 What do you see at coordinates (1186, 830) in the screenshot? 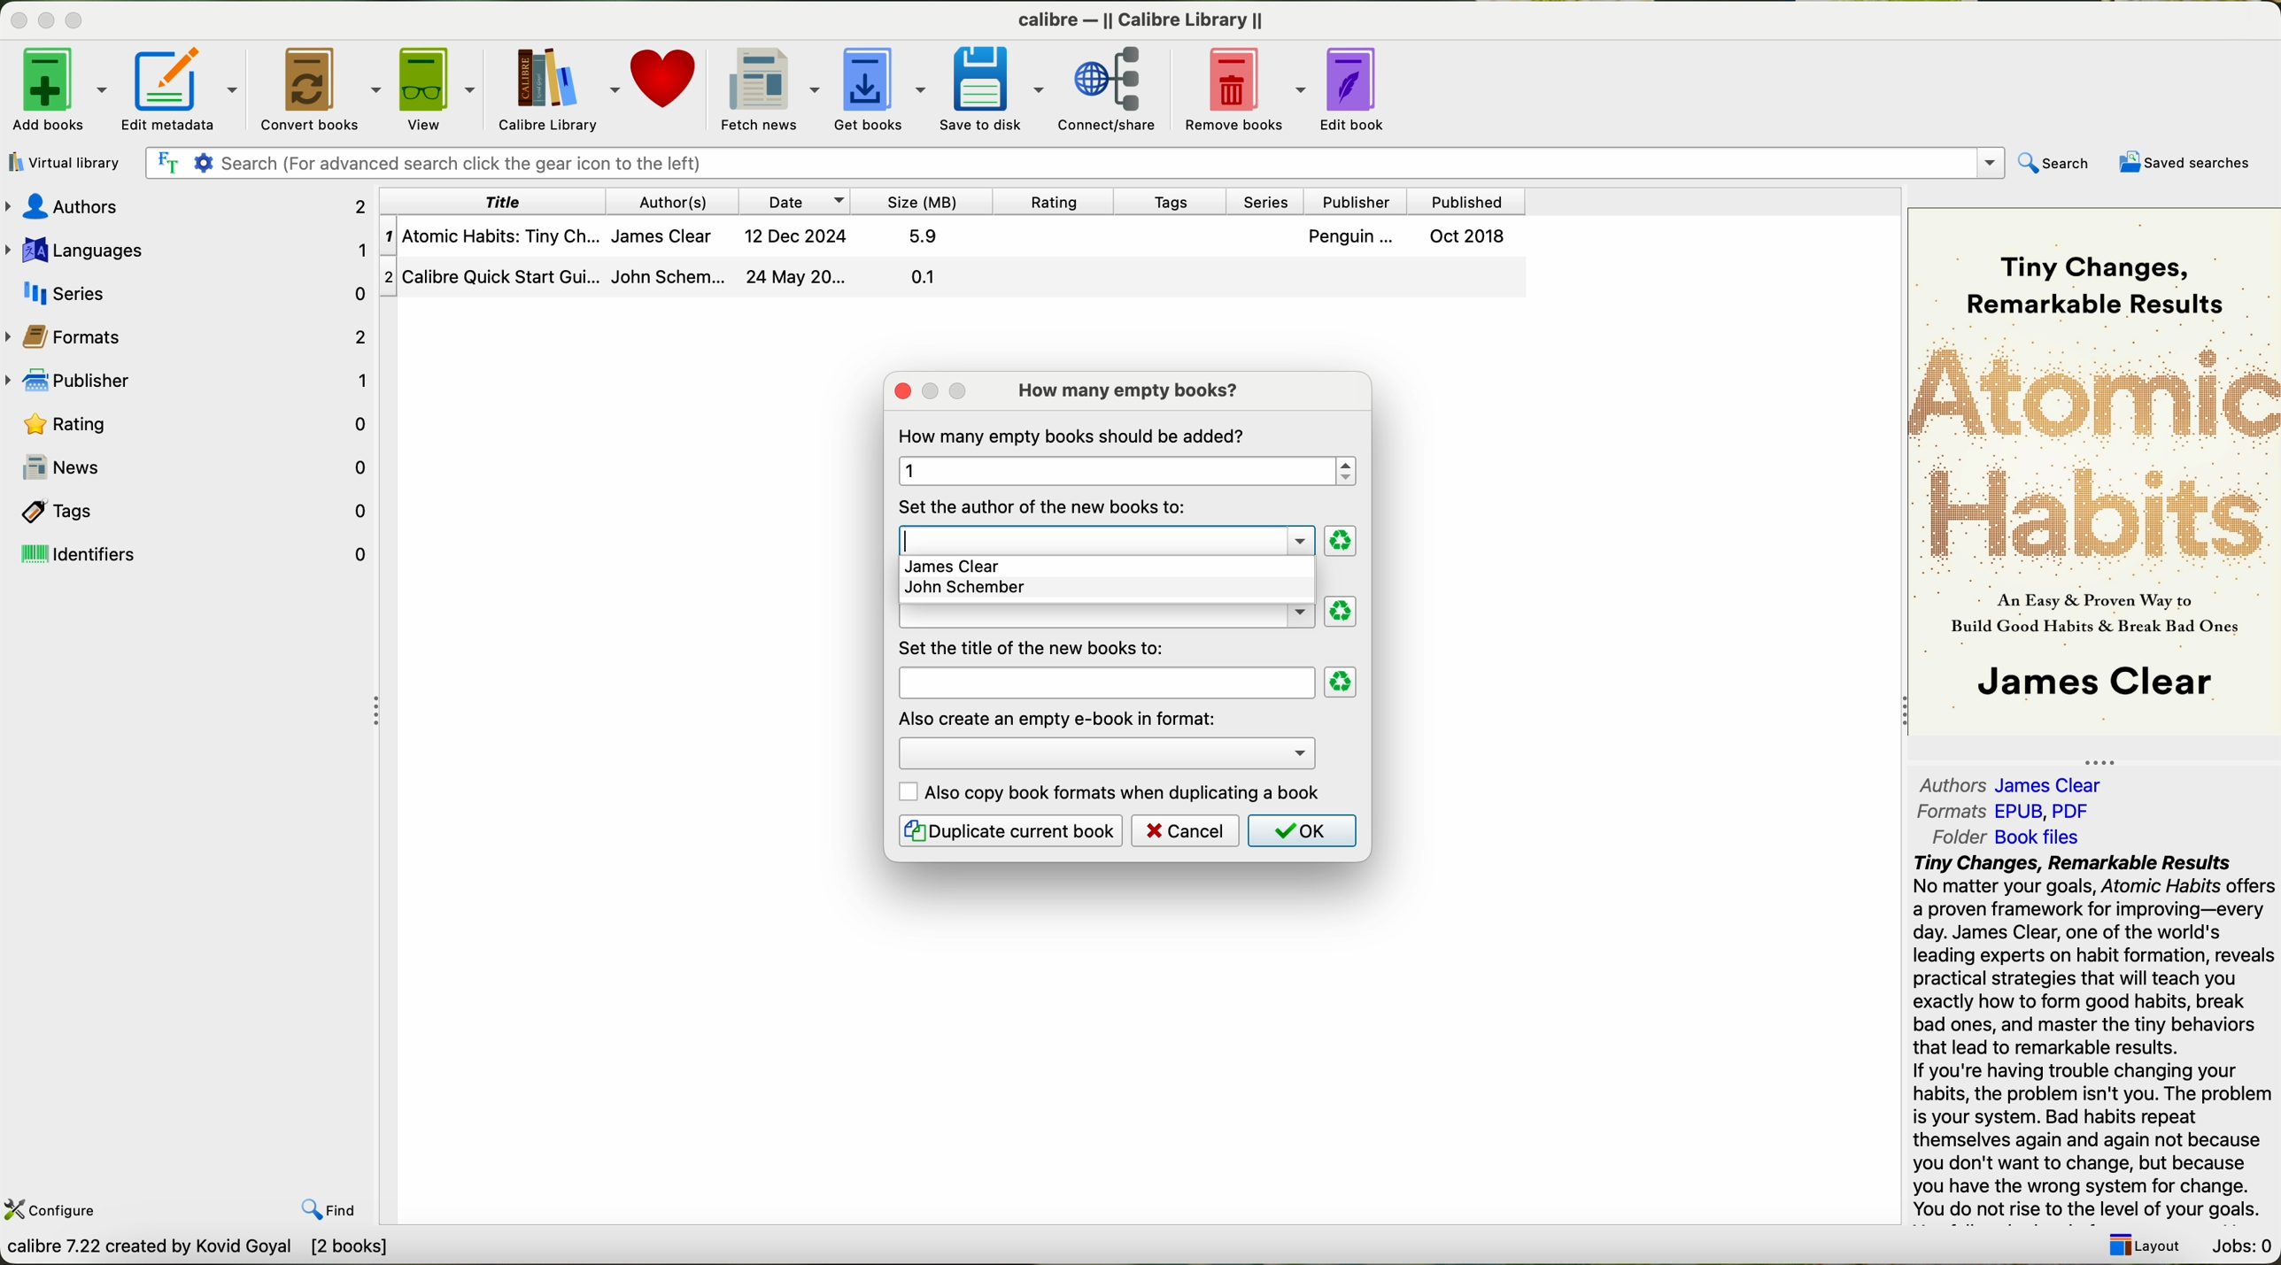
I see `cancel button` at bounding box center [1186, 830].